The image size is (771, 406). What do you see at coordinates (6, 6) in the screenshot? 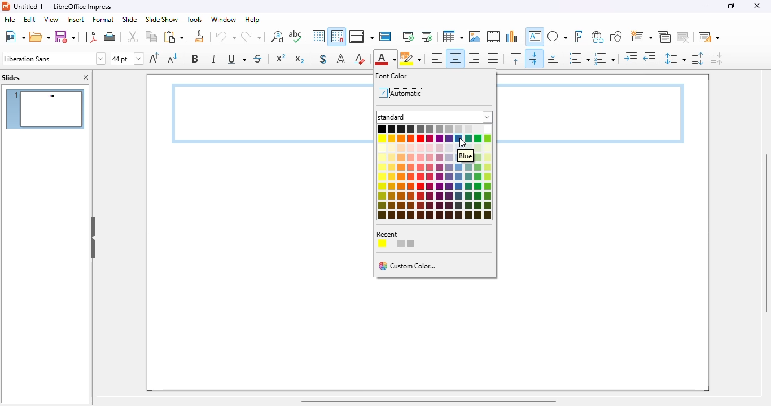
I see `logo` at bounding box center [6, 6].